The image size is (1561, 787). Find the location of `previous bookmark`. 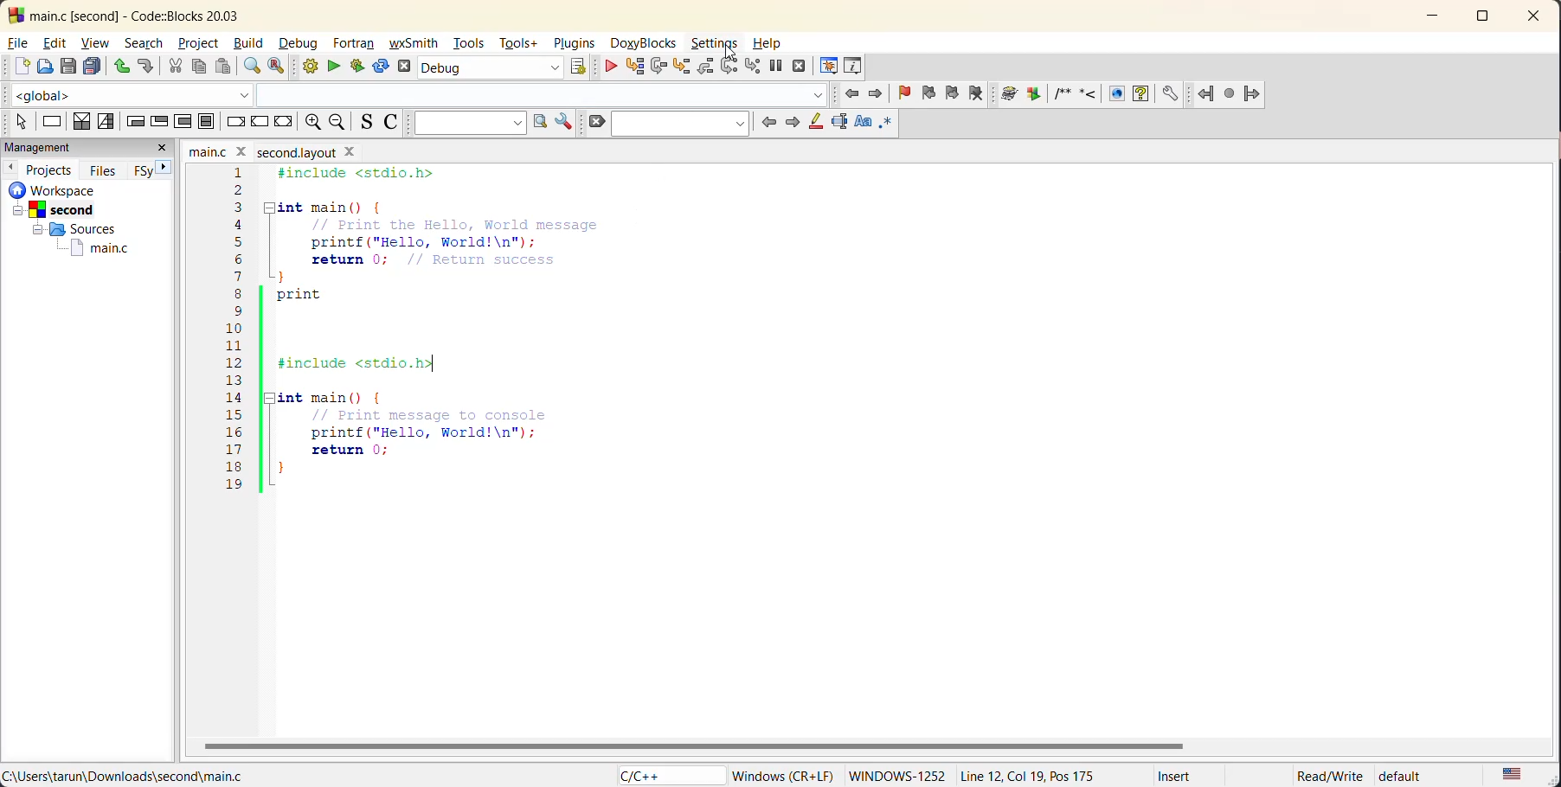

previous bookmark is located at coordinates (929, 93).